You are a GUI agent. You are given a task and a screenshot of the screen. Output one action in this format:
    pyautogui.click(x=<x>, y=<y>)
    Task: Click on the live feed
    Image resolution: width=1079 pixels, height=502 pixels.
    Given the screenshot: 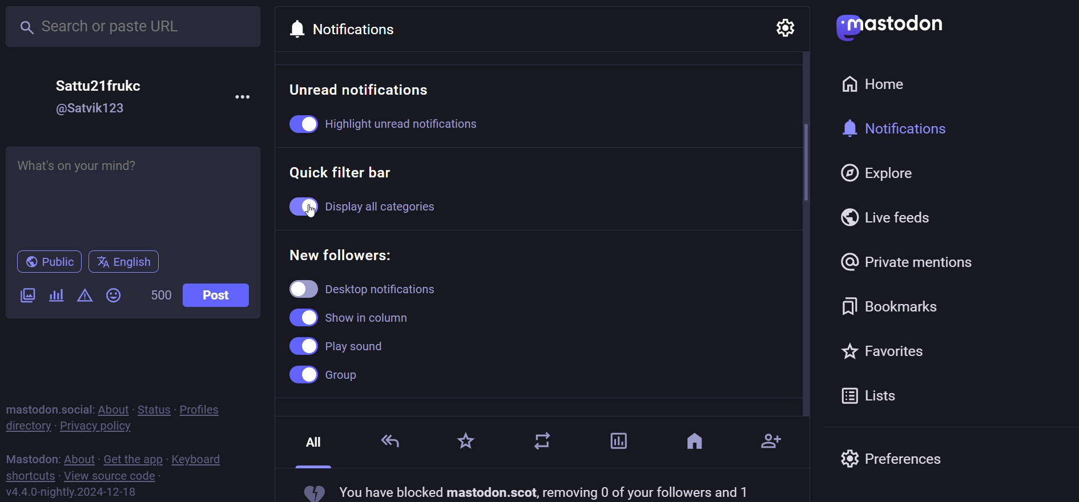 What is the action you would take?
    pyautogui.click(x=891, y=217)
    